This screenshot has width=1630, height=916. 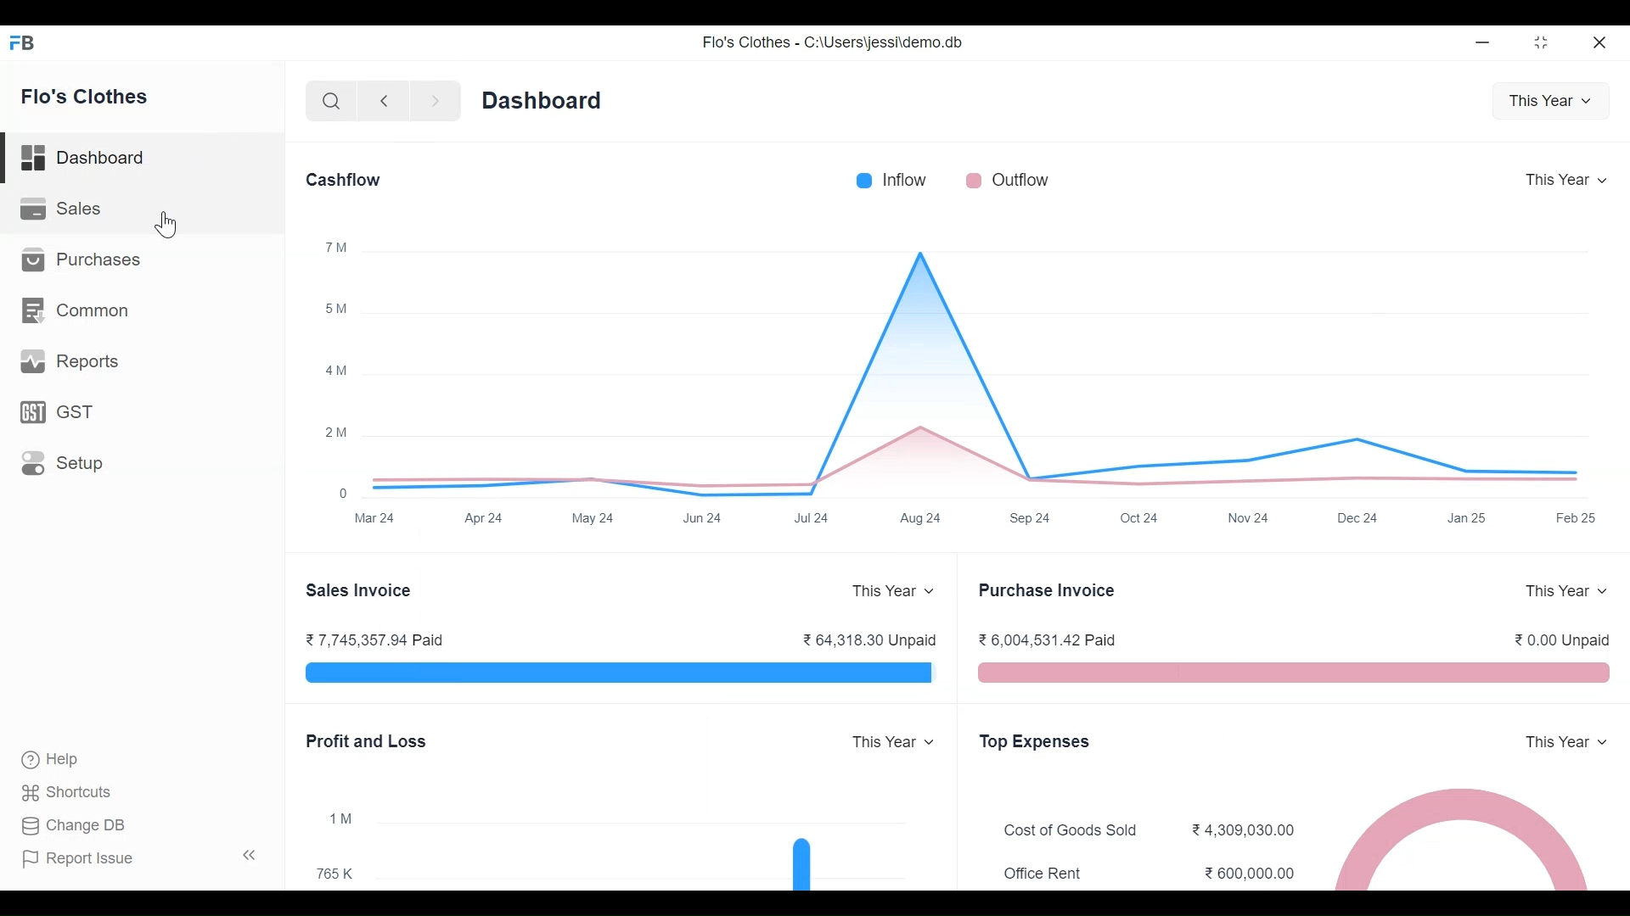 What do you see at coordinates (436, 99) in the screenshot?
I see `Navigate Forward` at bounding box center [436, 99].